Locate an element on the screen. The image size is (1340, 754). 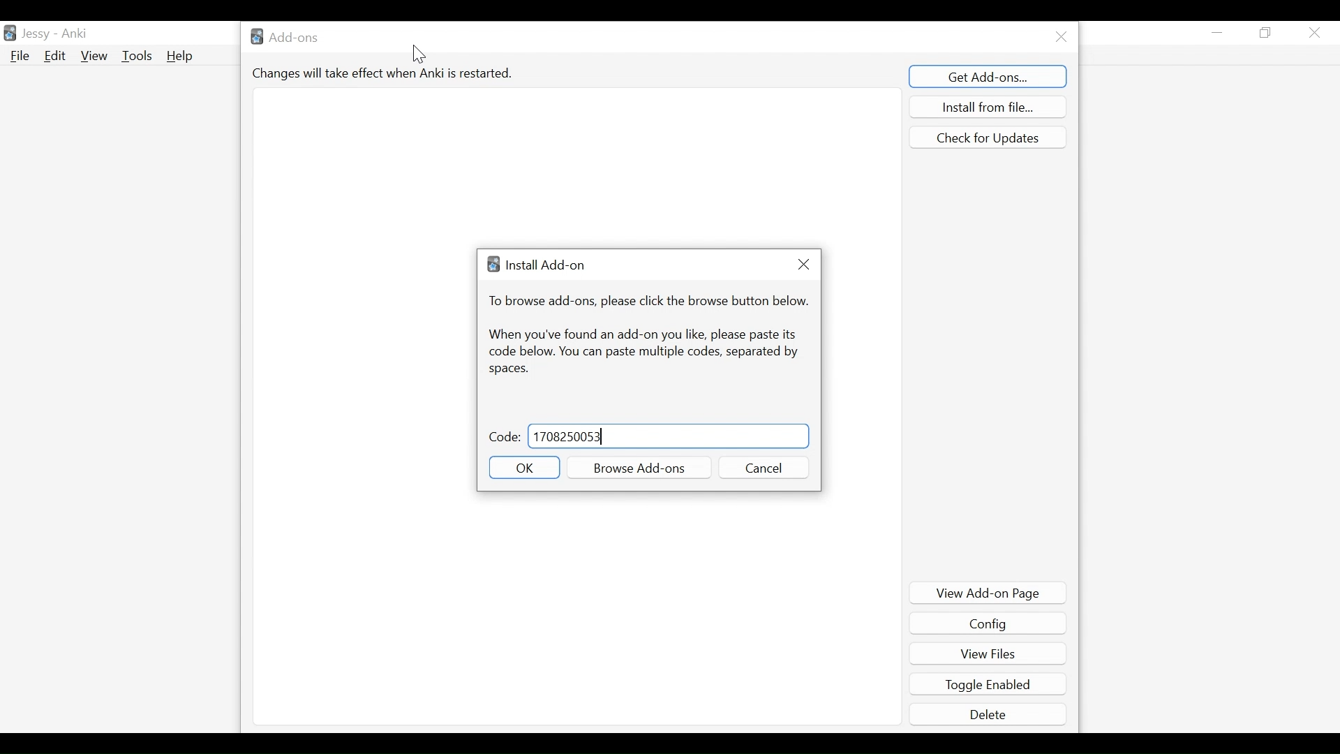
Restore is located at coordinates (1265, 34).